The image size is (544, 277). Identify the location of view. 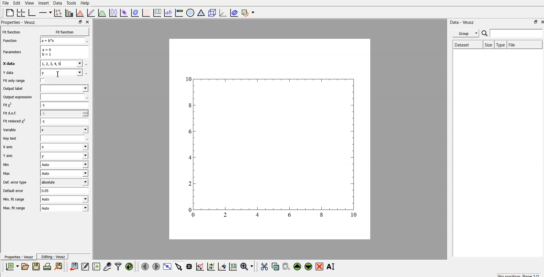
(29, 3).